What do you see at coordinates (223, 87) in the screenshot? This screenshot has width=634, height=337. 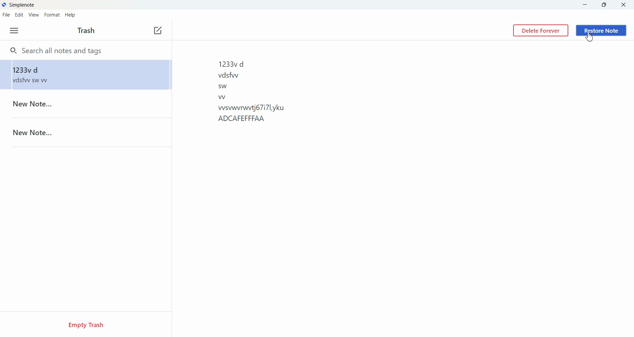 I see `sw` at bounding box center [223, 87].